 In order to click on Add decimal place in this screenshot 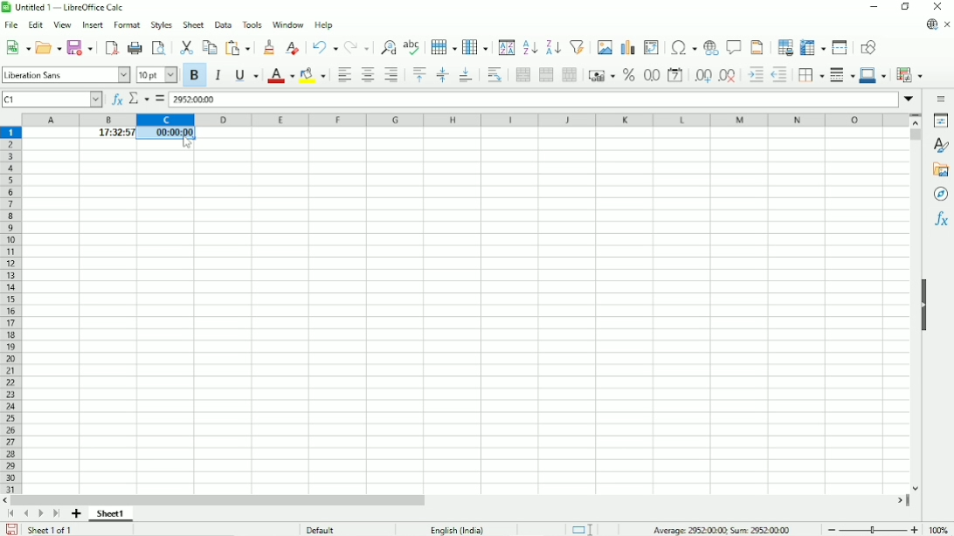, I will do `click(702, 78)`.